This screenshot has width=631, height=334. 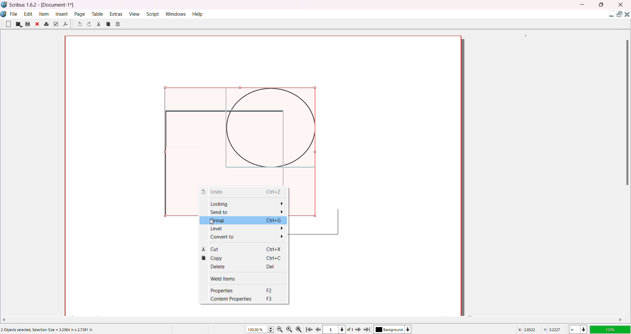 What do you see at coordinates (394, 329) in the screenshot?
I see `Background color` at bounding box center [394, 329].